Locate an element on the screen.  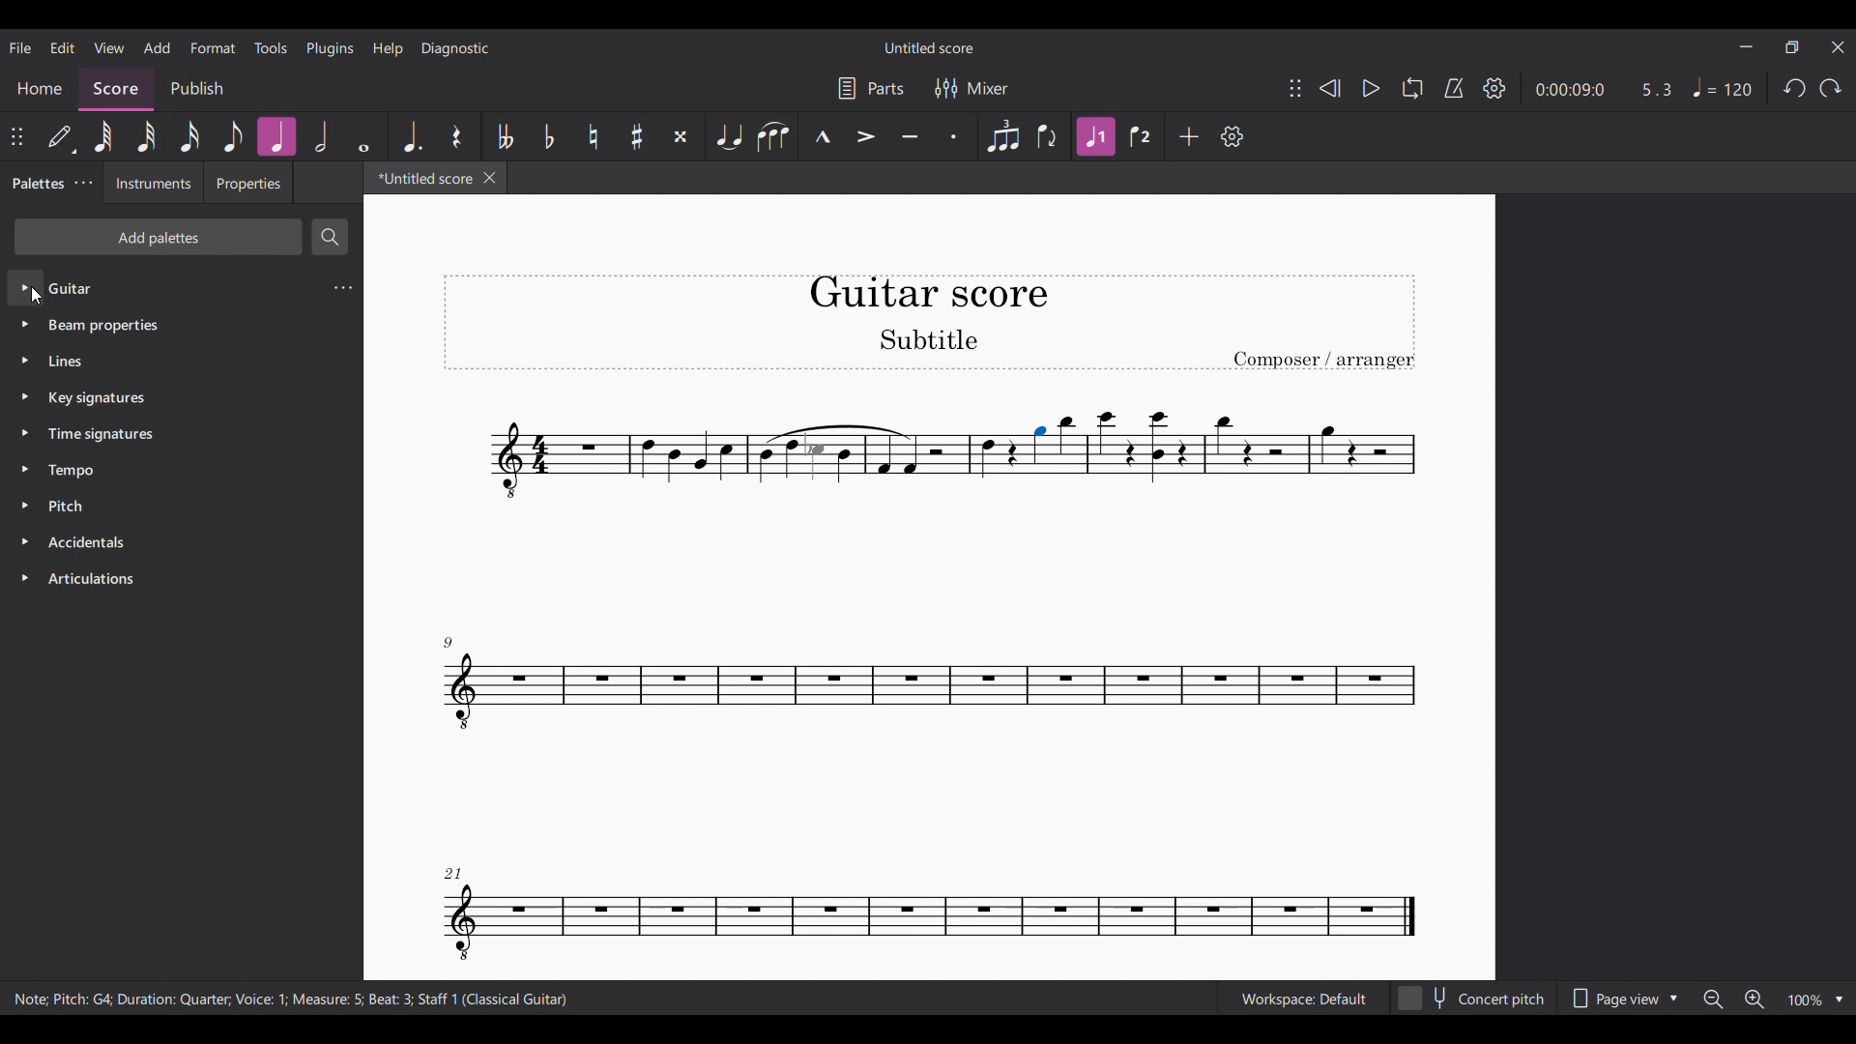
Score title is located at coordinates (928, 48).